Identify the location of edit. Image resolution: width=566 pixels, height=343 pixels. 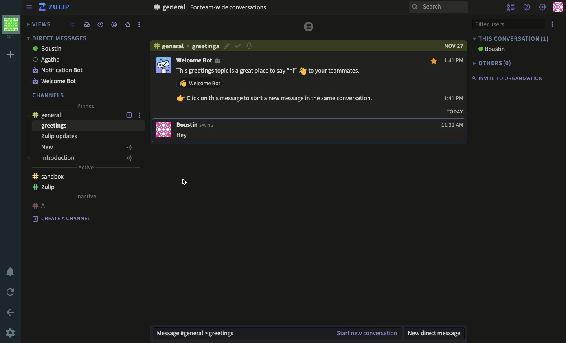
(225, 46).